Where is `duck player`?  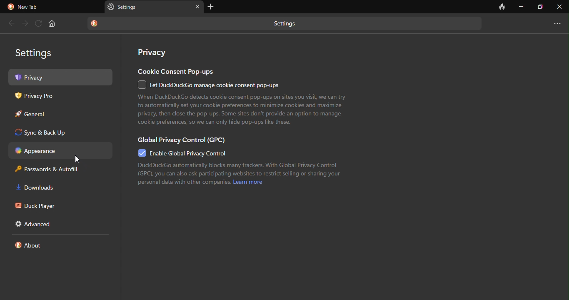 duck player is located at coordinates (37, 206).